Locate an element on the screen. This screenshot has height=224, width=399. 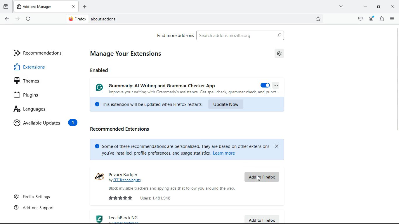
on is located at coordinates (265, 85).